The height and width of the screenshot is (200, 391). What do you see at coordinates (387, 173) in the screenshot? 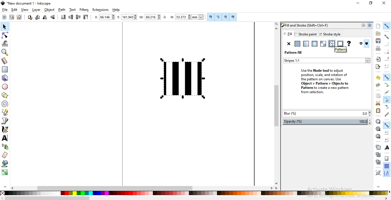
I see `snap guide` at bounding box center [387, 173].